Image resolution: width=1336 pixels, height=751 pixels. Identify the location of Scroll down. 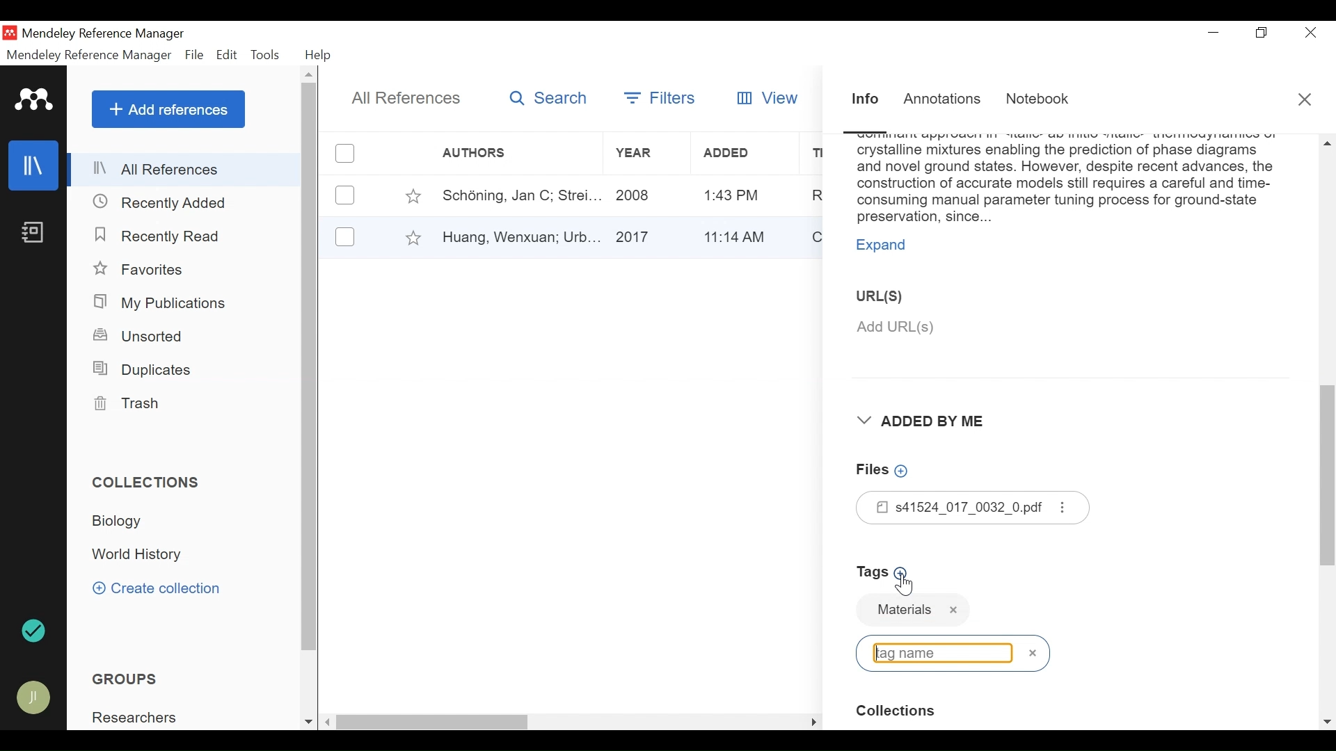
(308, 723).